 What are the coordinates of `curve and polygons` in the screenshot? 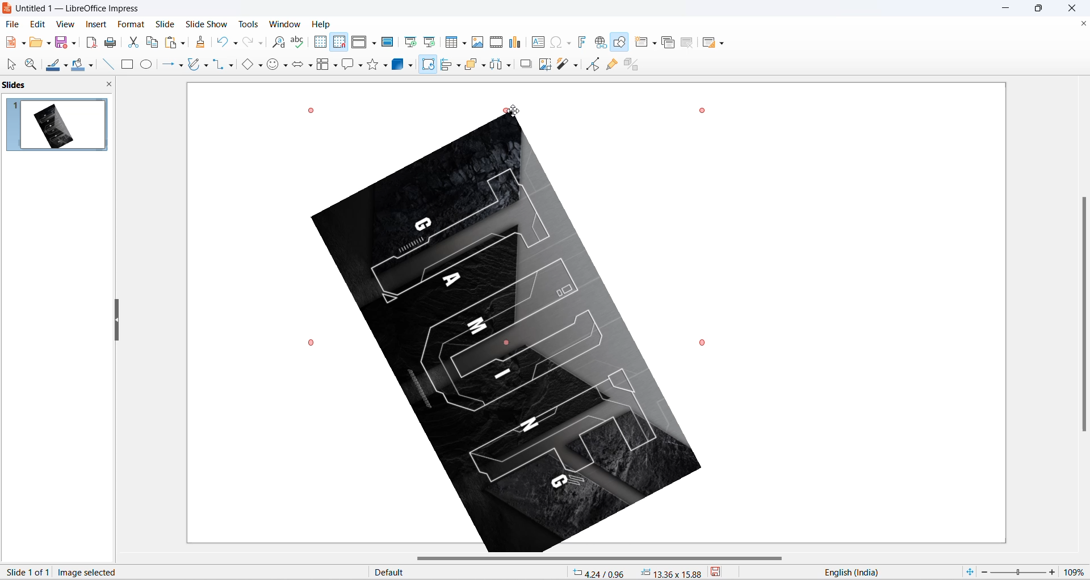 It's located at (195, 65).